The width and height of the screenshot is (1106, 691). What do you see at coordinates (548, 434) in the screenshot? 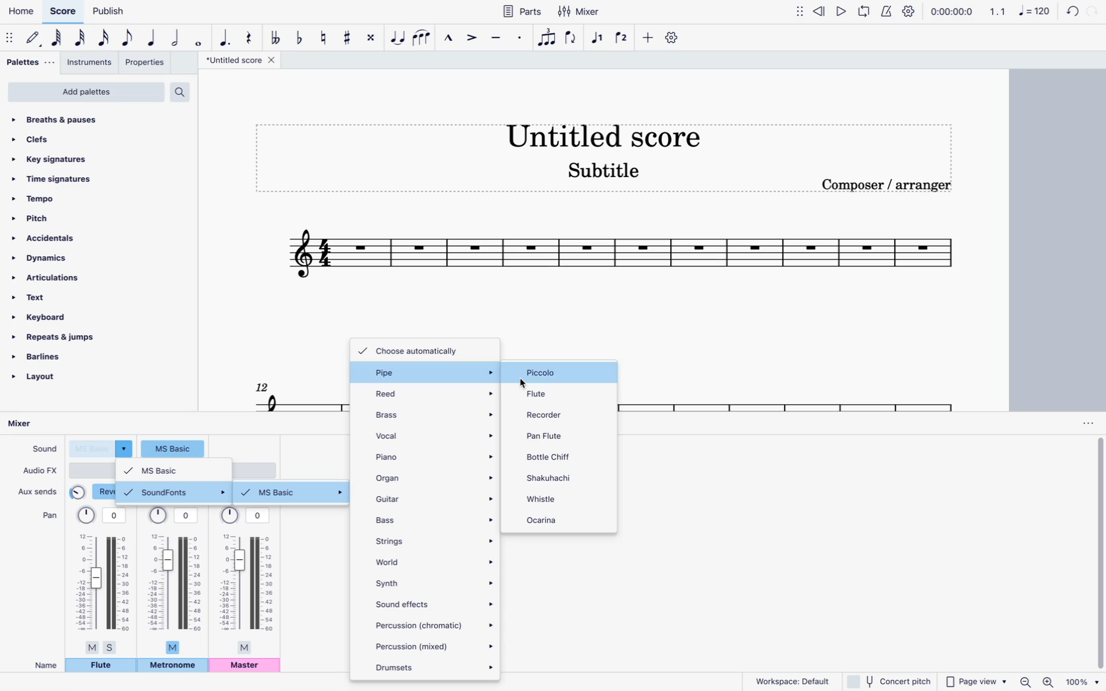
I see `pan flute` at bounding box center [548, 434].